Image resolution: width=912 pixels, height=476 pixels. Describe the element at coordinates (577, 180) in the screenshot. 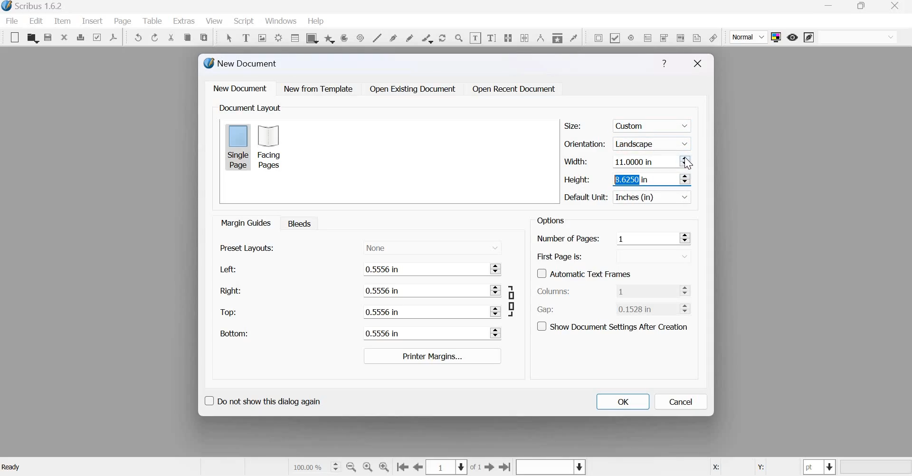

I see `Height:` at that location.